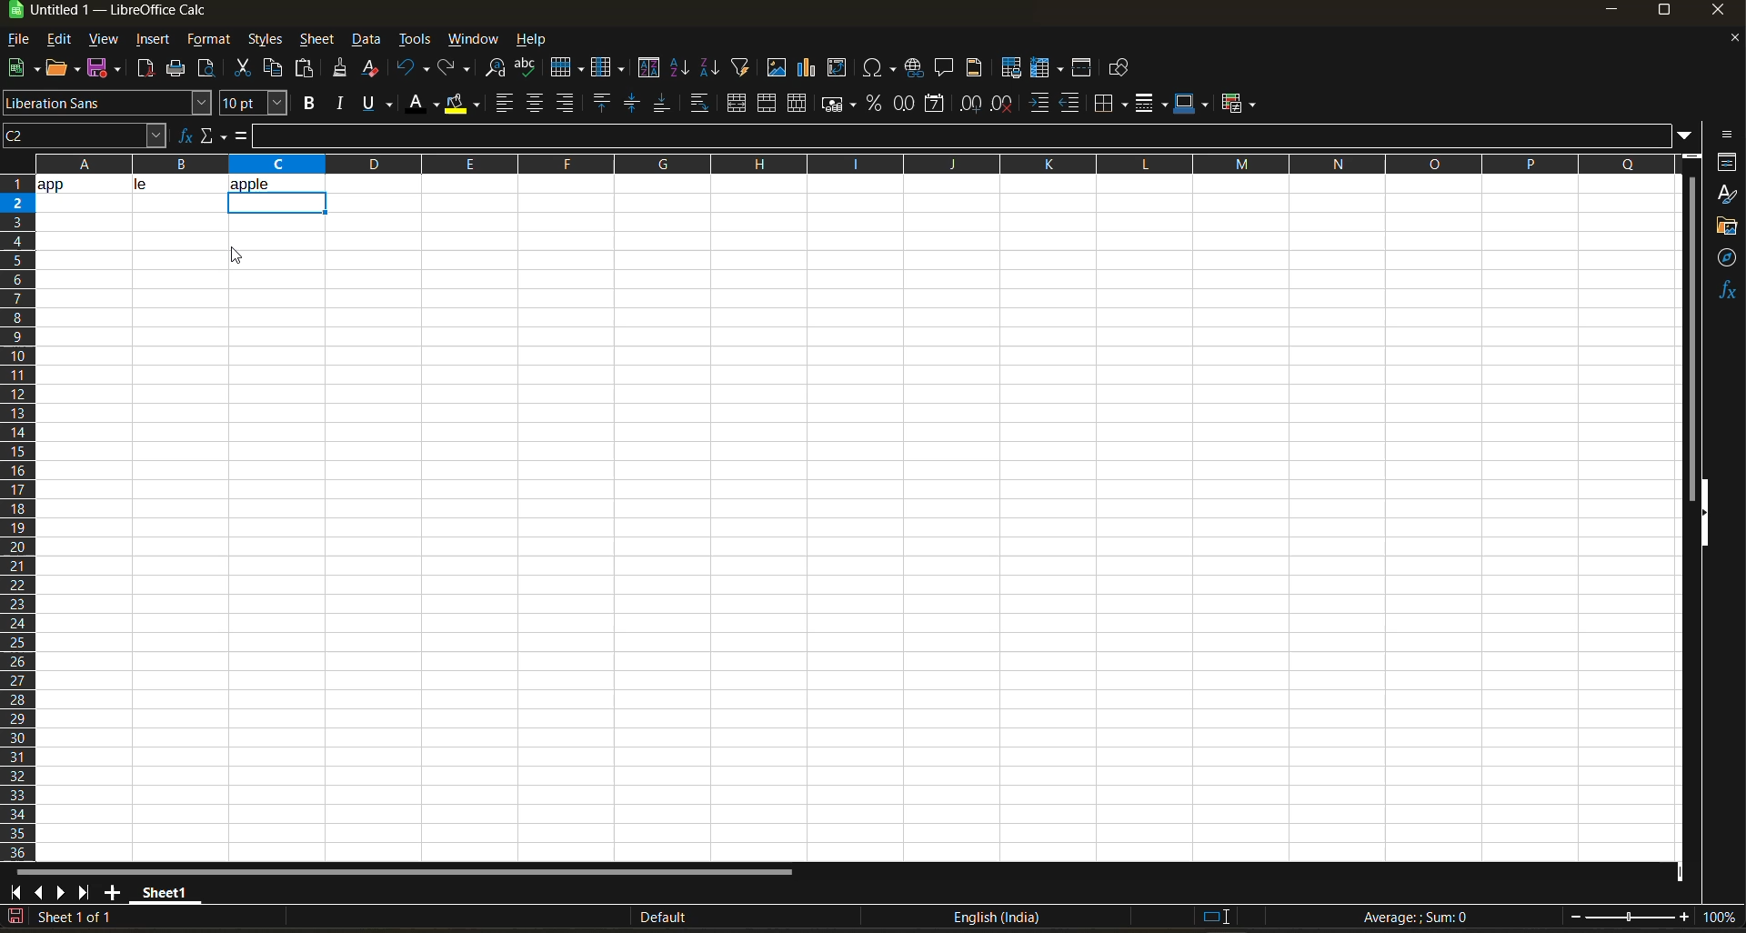 The width and height of the screenshot is (1746, 933). I want to click on app name and file name, so click(126, 14).